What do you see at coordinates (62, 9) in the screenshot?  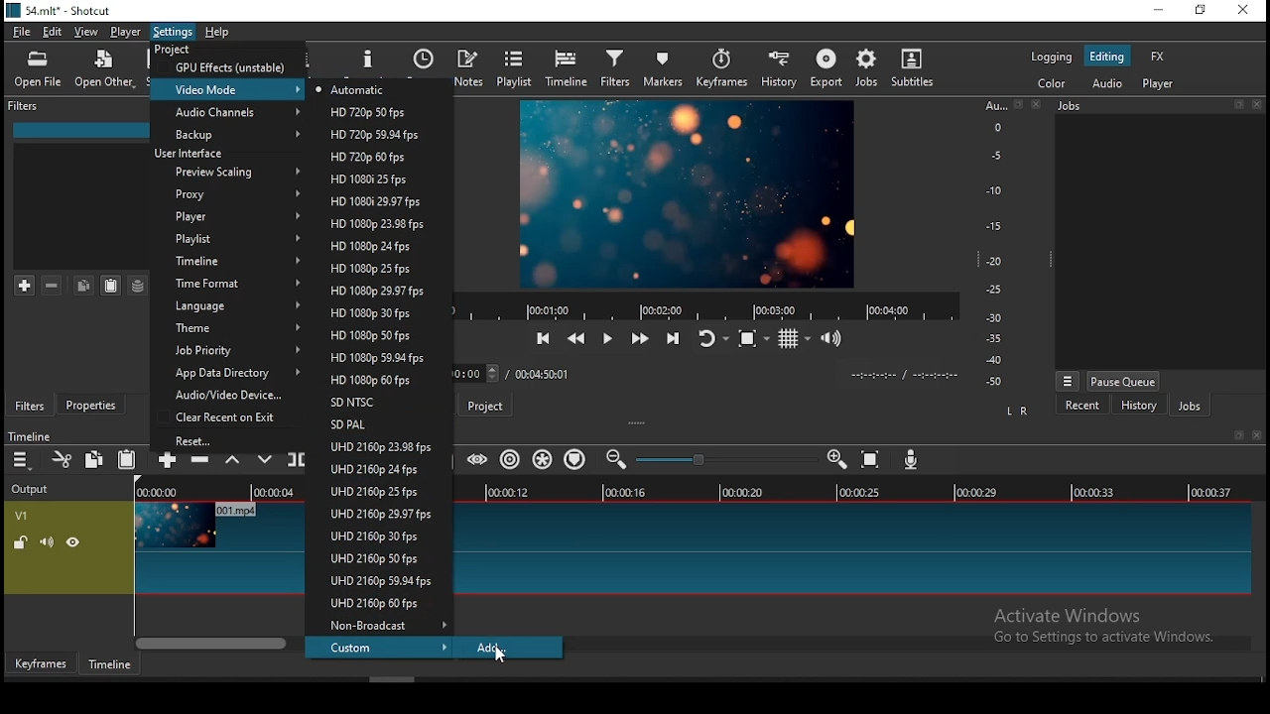 I see `icon and file name` at bounding box center [62, 9].